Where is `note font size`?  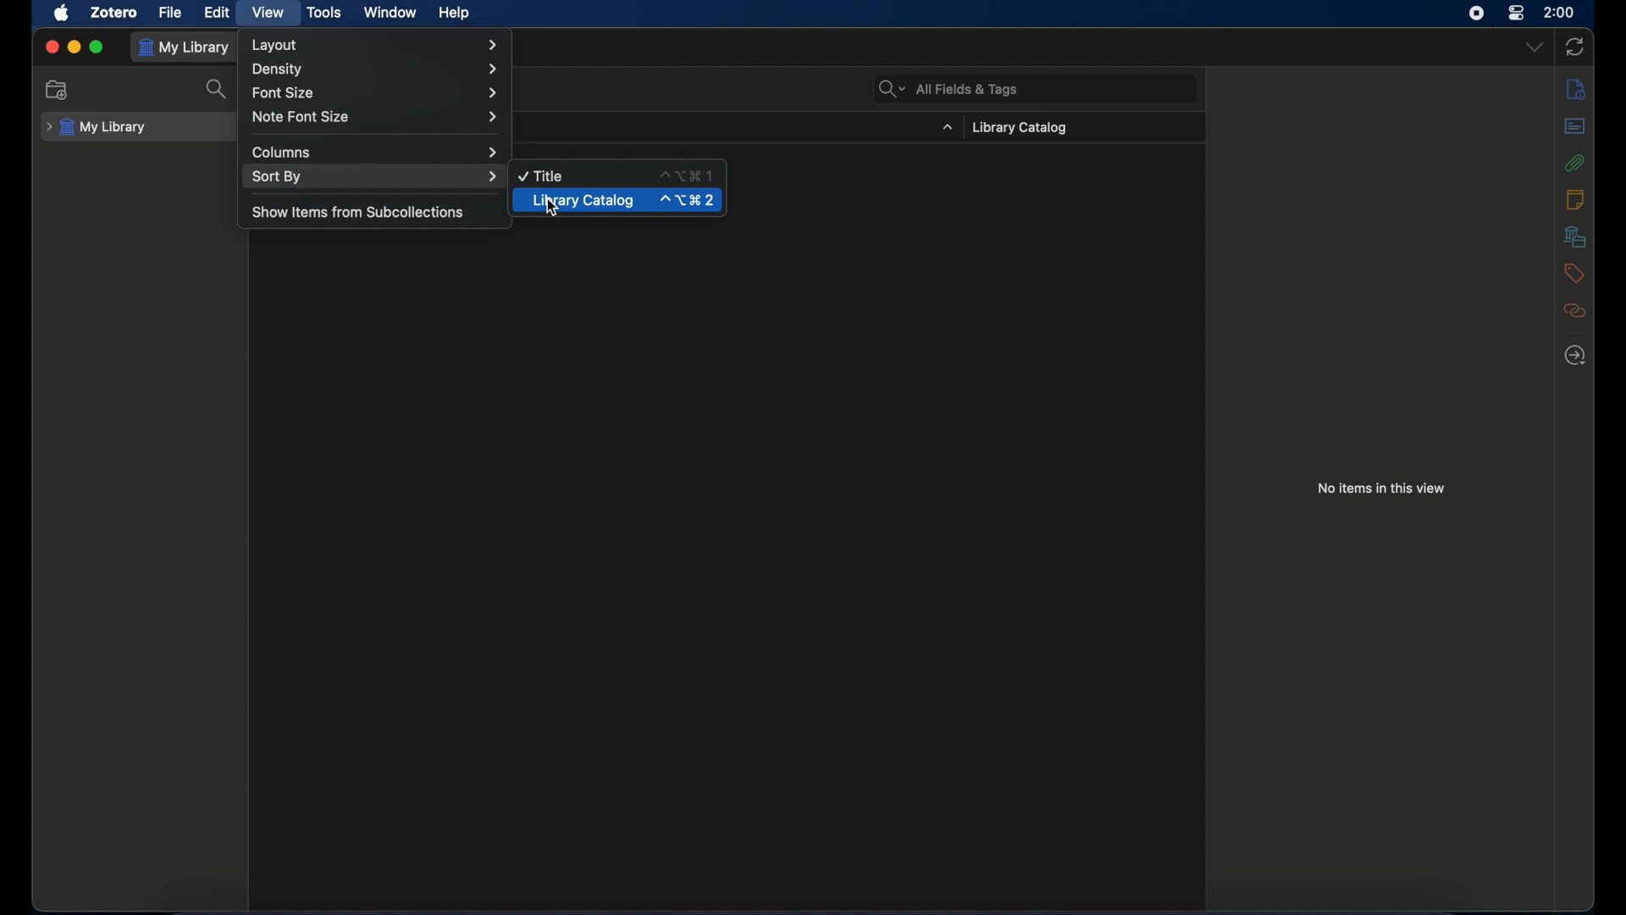 note font size is located at coordinates (378, 118).